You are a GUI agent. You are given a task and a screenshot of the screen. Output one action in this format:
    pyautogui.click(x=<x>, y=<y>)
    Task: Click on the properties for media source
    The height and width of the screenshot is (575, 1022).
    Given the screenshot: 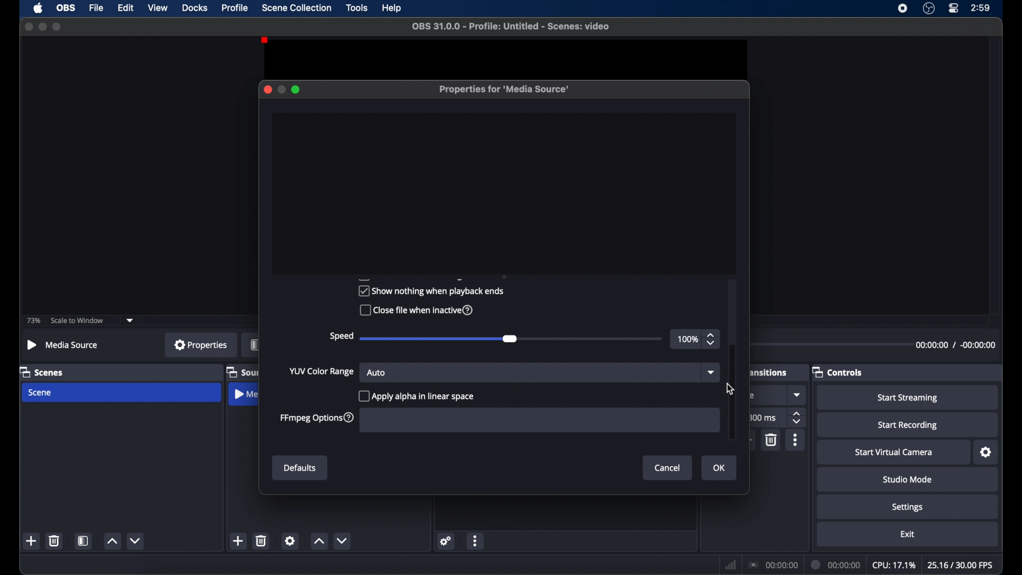 What is the action you would take?
    pyautogui.click(x=504, y=89)
    